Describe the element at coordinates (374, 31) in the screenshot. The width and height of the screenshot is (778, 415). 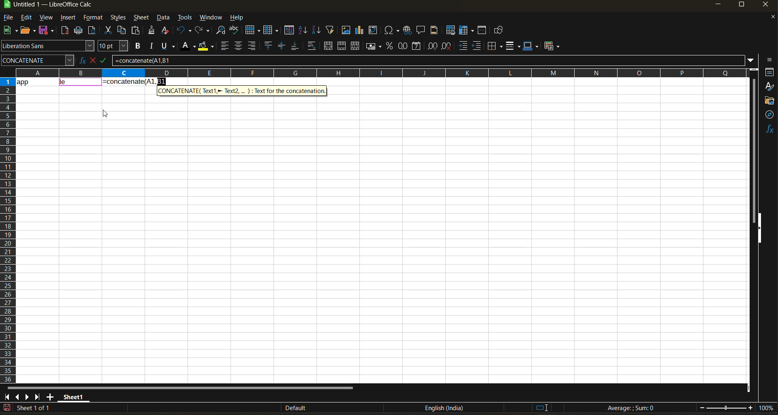
I see `insert or edit pivot table` at that location.